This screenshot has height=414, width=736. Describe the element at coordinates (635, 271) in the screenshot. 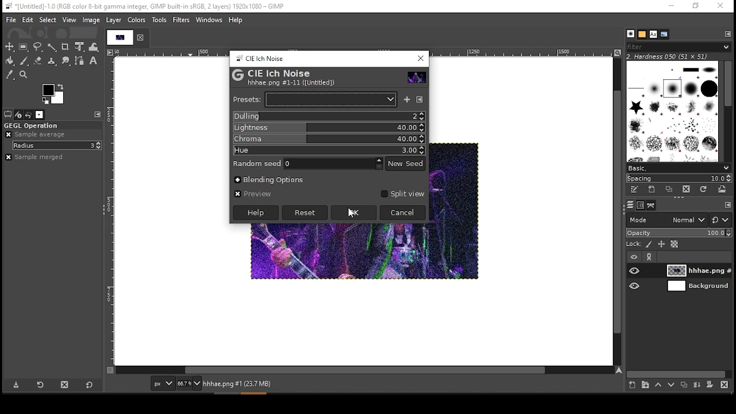

I see `layer visibility on/off` at that location.